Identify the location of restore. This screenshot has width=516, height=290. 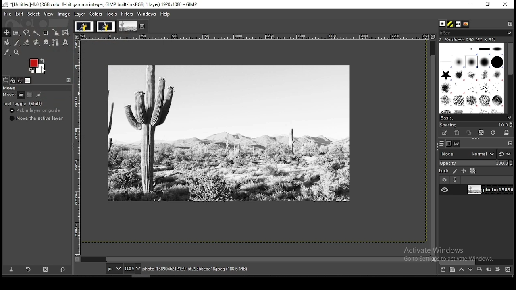
(488, 4).